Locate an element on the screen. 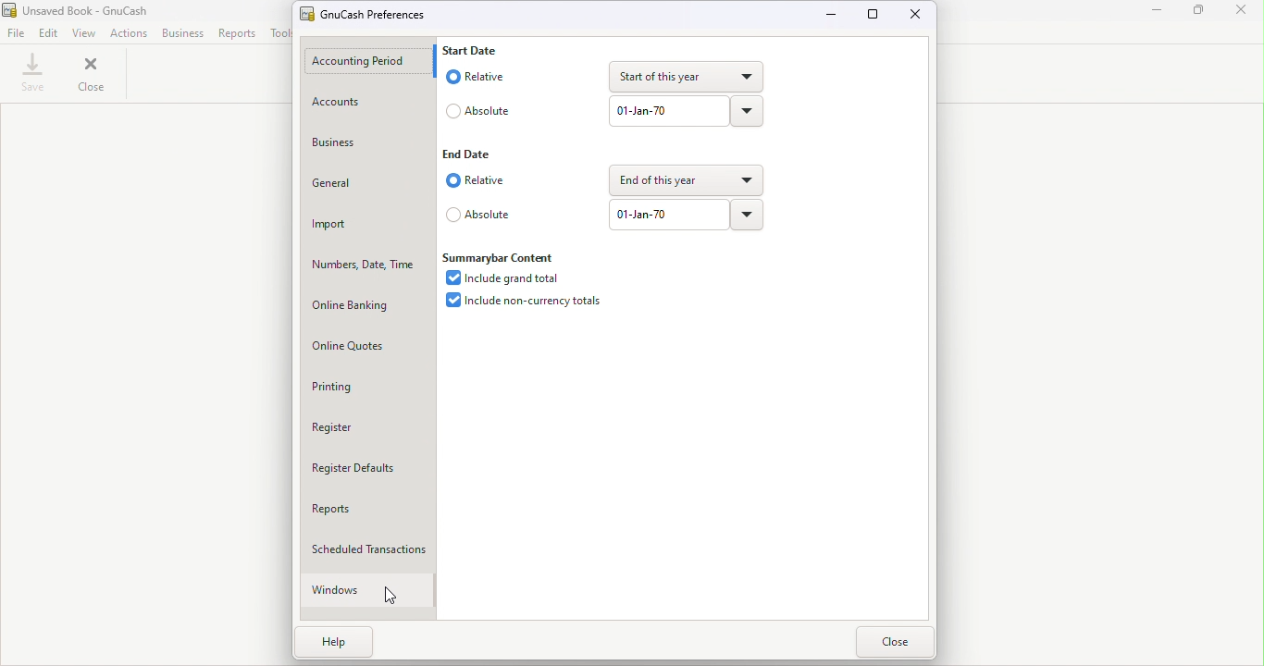  Close is located at coordinates (913, 16).